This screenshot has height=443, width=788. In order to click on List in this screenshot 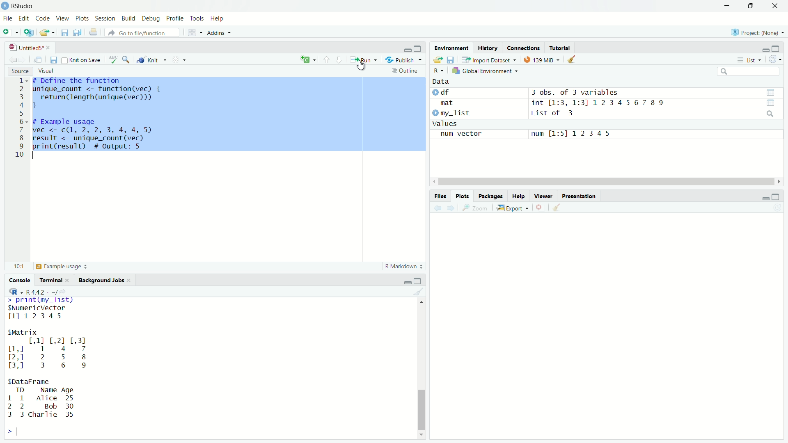, I will do `click(749, 60)`.